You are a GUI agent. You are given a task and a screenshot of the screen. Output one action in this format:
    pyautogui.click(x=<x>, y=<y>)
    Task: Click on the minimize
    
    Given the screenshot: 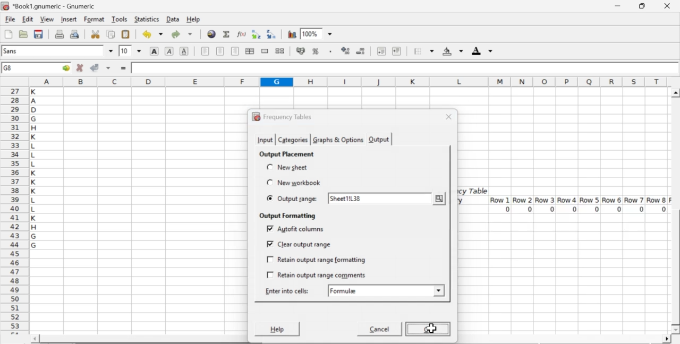 What is the action you would take?
    pyautogui.click(x=618, y=6)
    